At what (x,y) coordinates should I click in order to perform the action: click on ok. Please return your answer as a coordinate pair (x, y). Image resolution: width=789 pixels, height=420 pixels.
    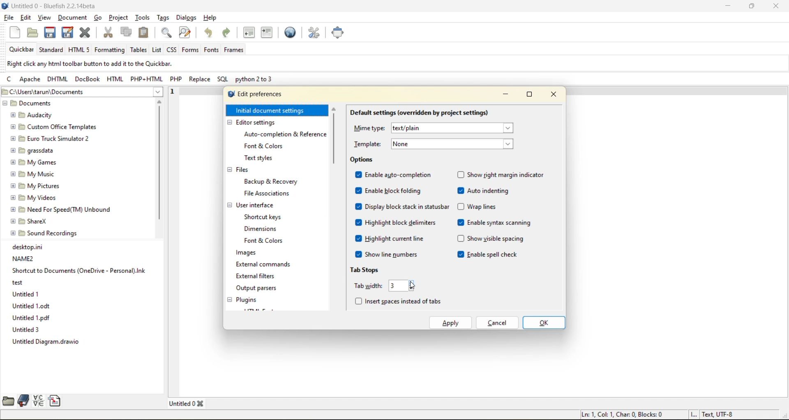
    Looking at the image, I should click on (543, 323).